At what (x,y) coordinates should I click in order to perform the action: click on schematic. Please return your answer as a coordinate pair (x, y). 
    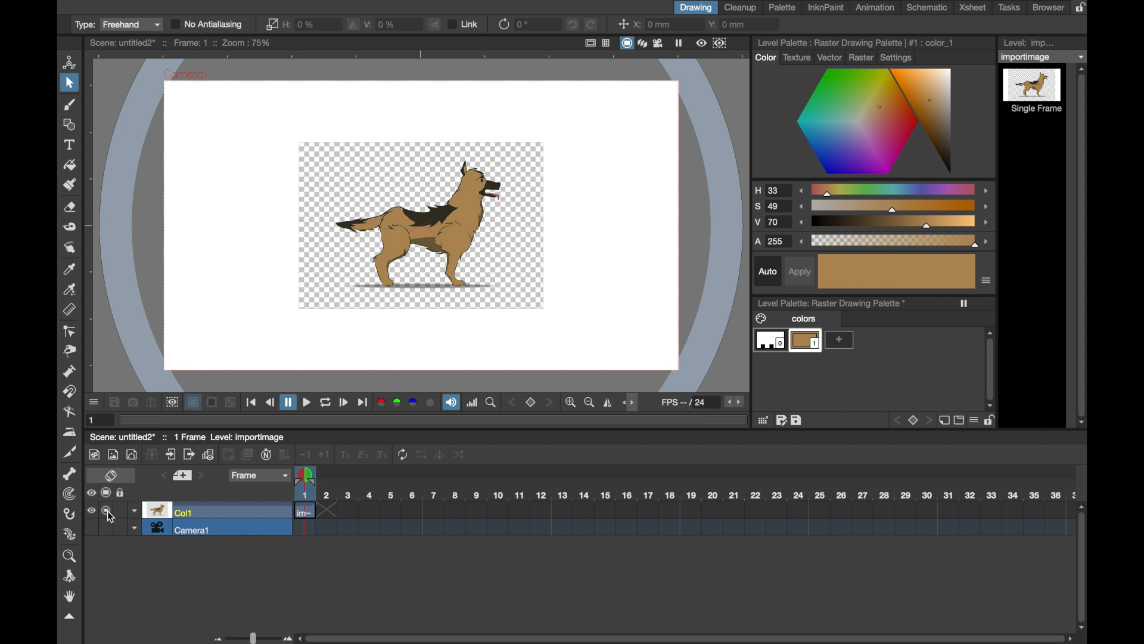
    Looking at the image, I should click on (926, 7).